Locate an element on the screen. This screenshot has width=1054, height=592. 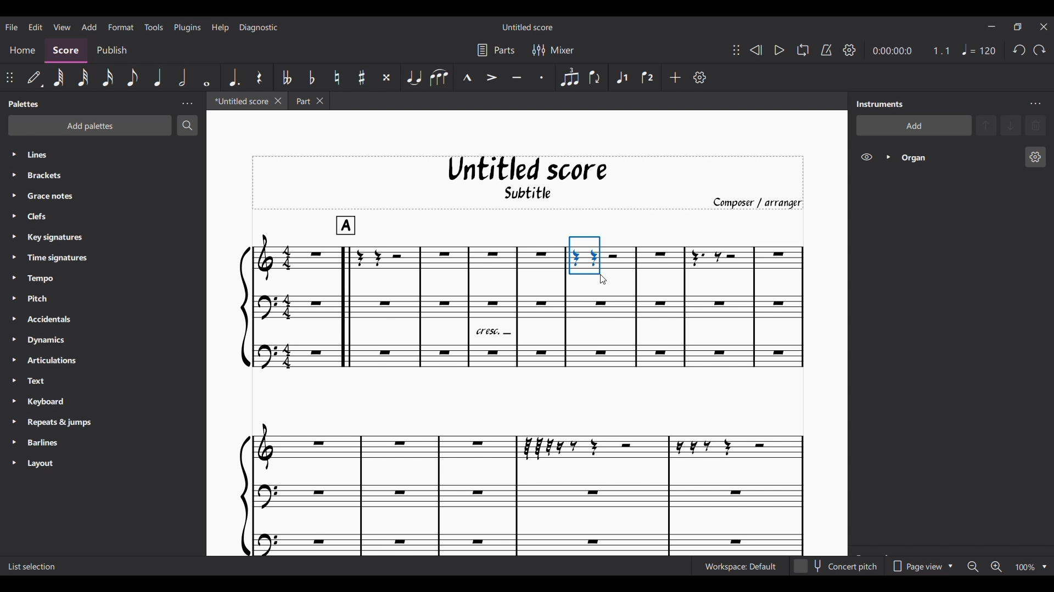
Rewind is located at coordinates (756, 50).